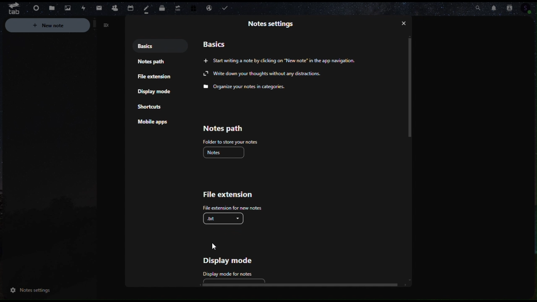 Image resolution: width=537 pixels, height=302 pixels. I want to click on horizontal scroll bar, so click(300, 284).